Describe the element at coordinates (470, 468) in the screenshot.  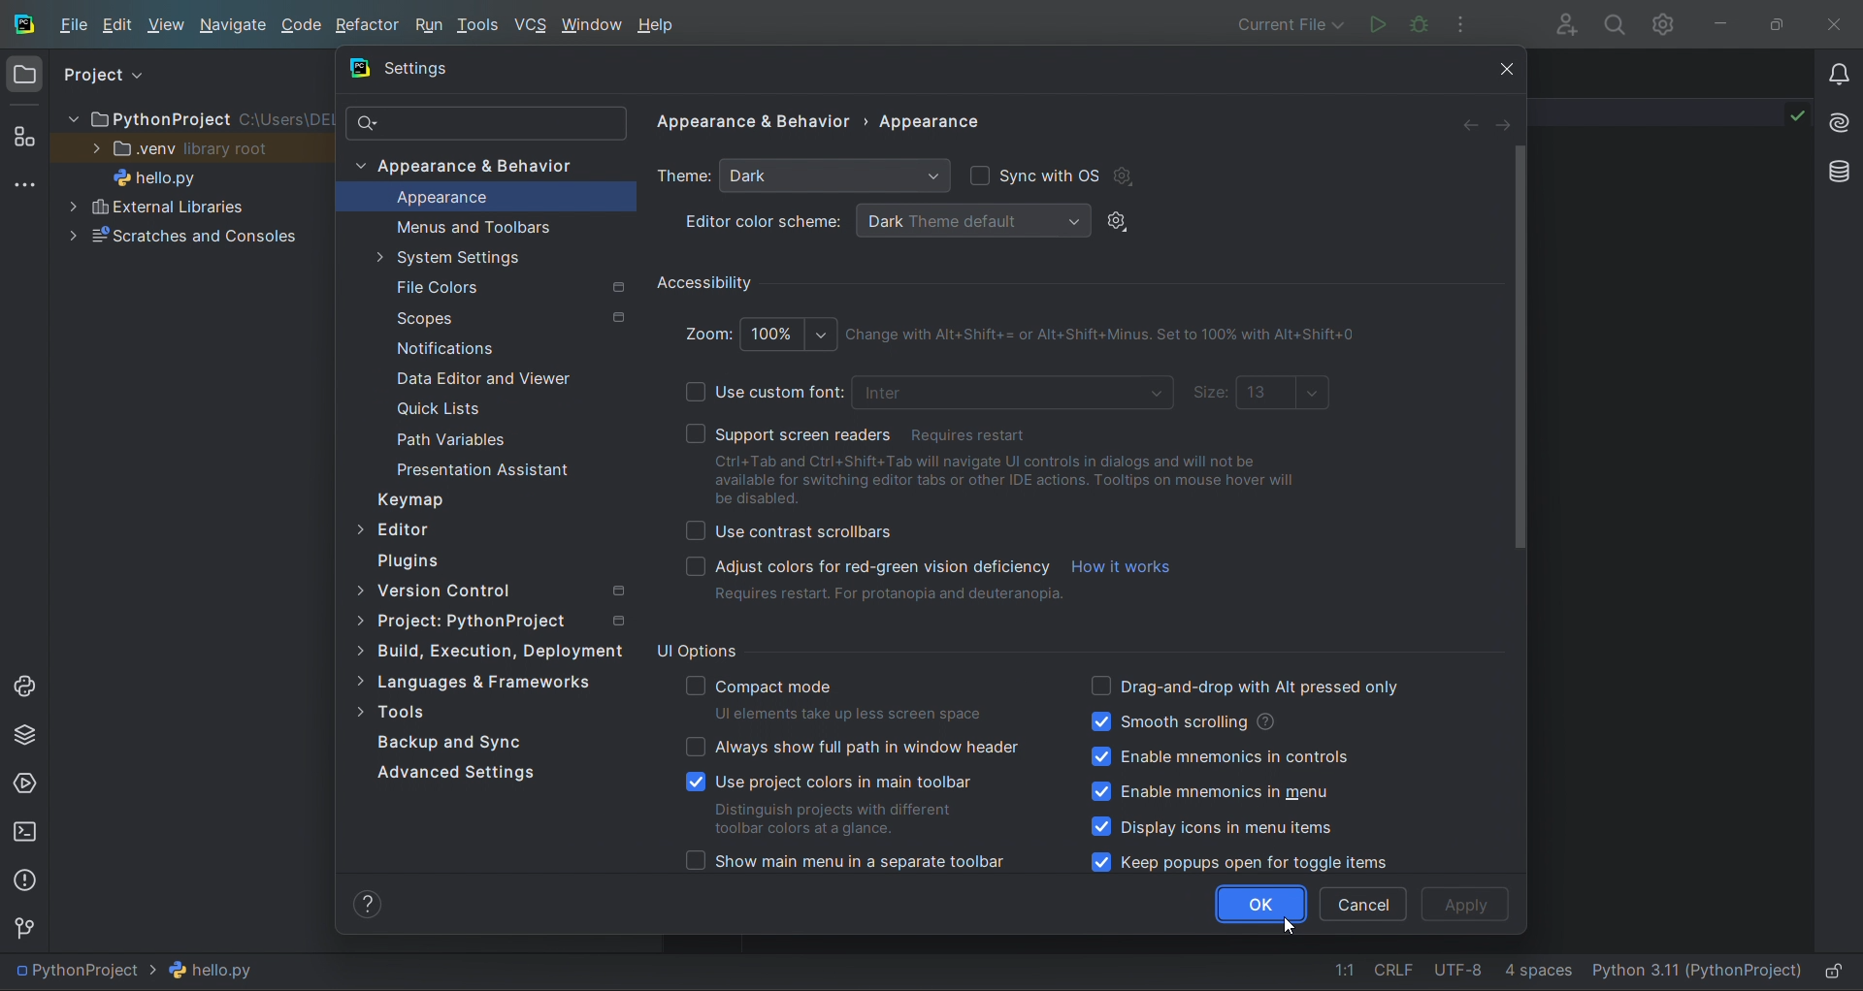
I see `Presentation Assistant` at that location.